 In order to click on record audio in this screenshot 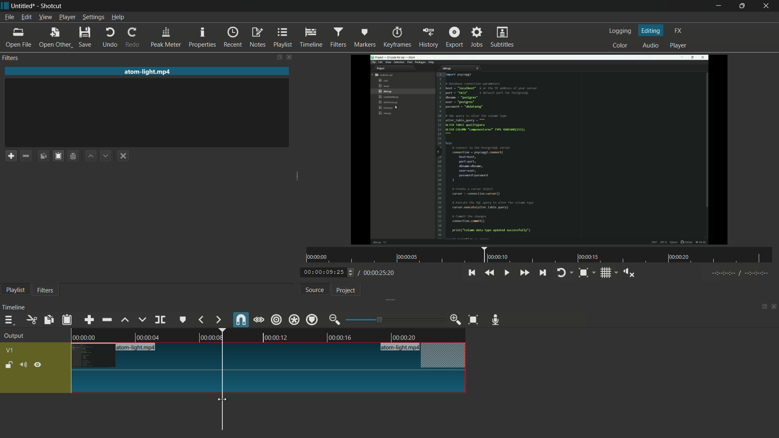, I will do `click(498, 320)`.